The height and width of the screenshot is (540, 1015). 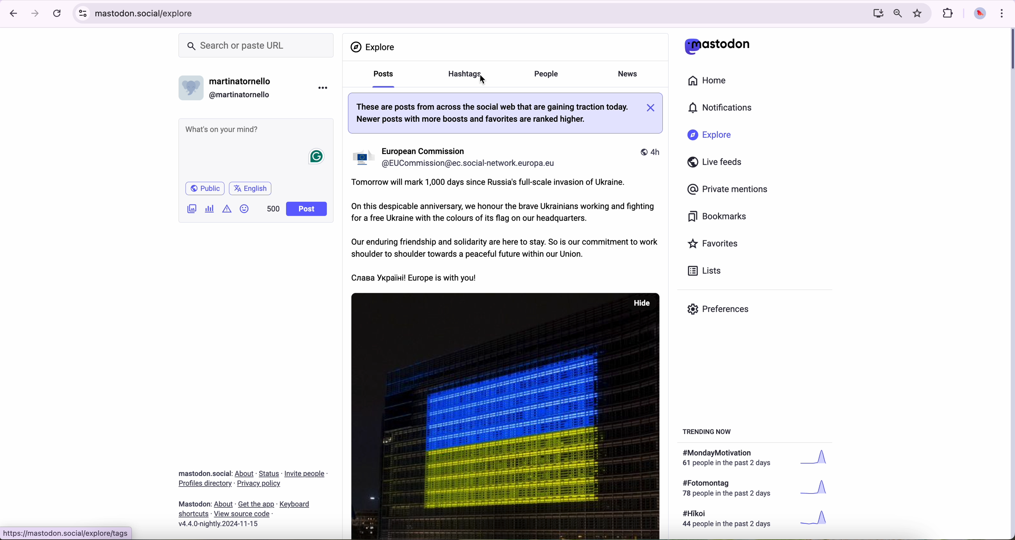 I want to click on version, so click(x=218, y=524).